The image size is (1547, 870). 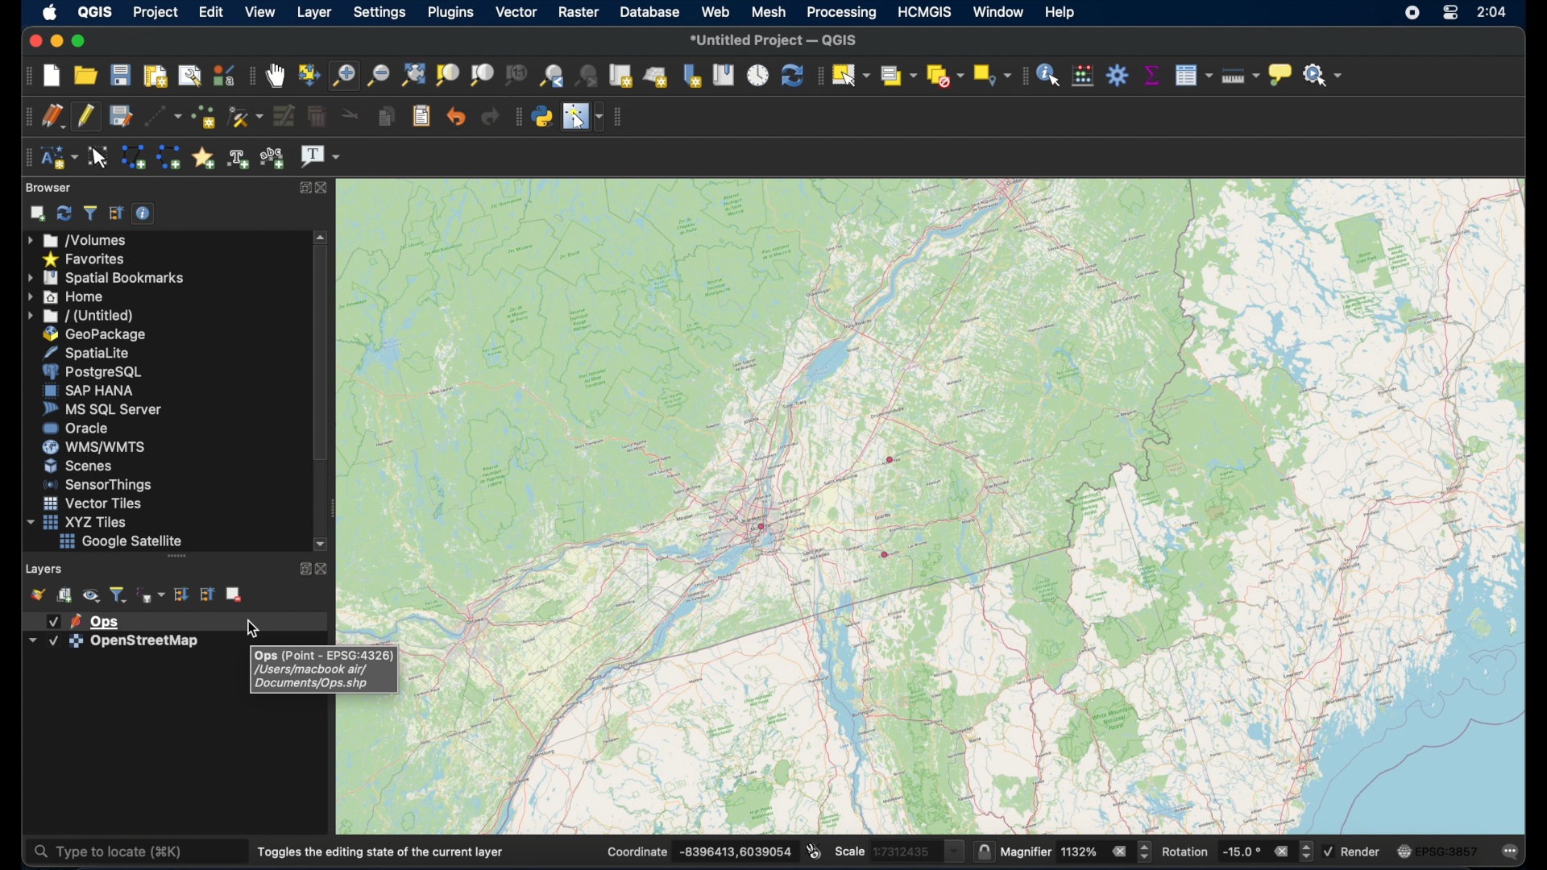 What do you see at coordinates (151, 595) in the screenshot?
I see `filter legend by expression` at bounding box center [151, 595].